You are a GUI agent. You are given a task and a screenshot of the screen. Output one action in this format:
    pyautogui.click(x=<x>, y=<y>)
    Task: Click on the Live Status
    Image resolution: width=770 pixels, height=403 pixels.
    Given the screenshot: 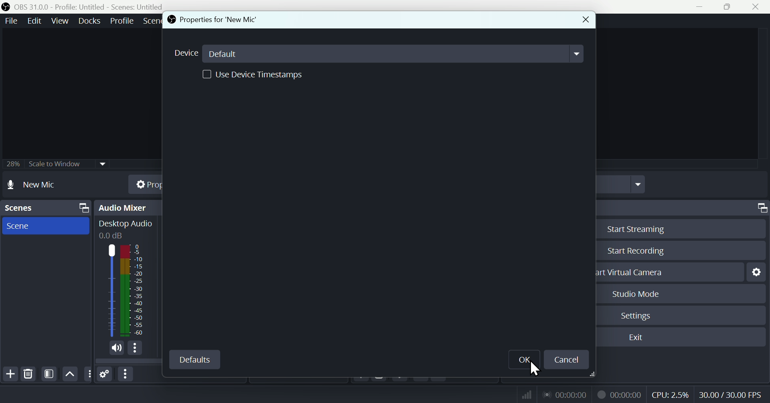 What is the action you would take?
    pyautogui.click(x=564, y=394)
    